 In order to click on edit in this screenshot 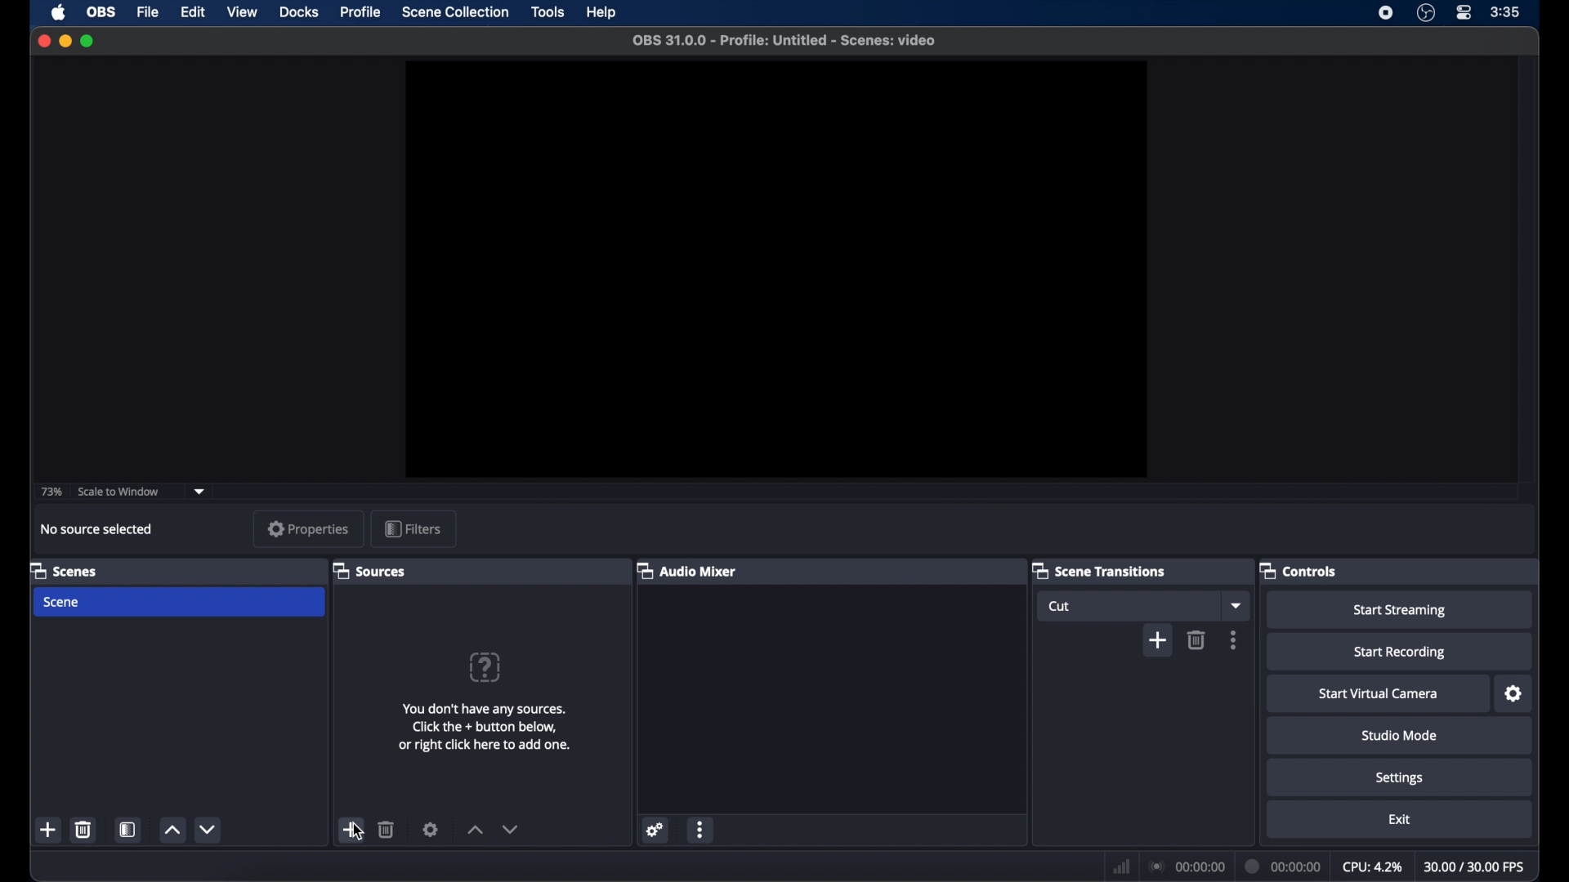, I will do `click(193, 12)`.